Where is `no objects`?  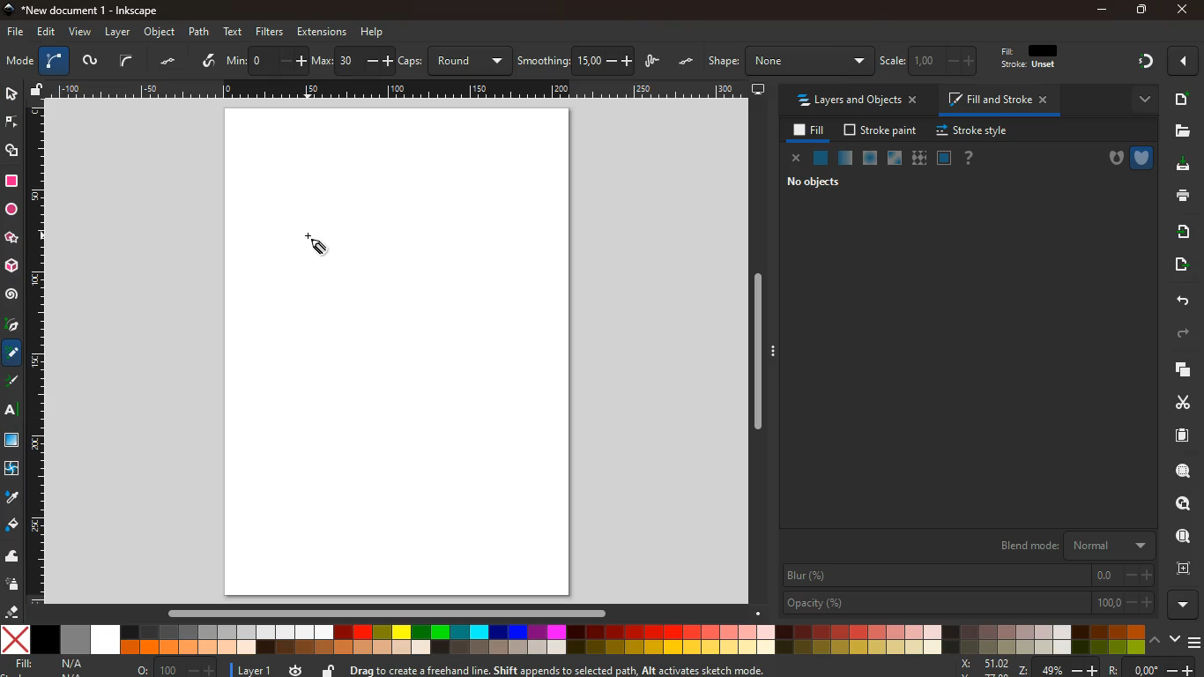 no objects is located at coordinates (814, 182).